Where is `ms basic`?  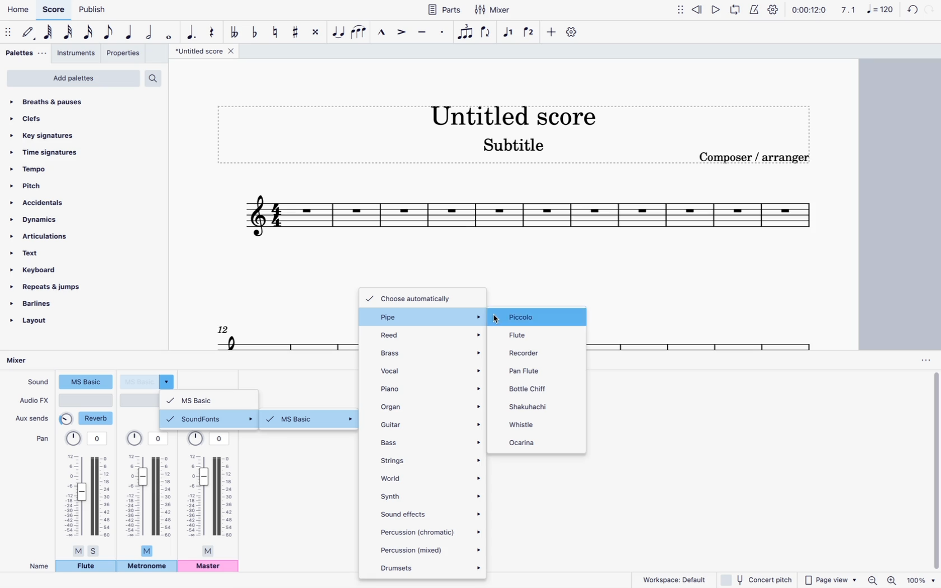 ms basic is located at coordinates (312, 421).